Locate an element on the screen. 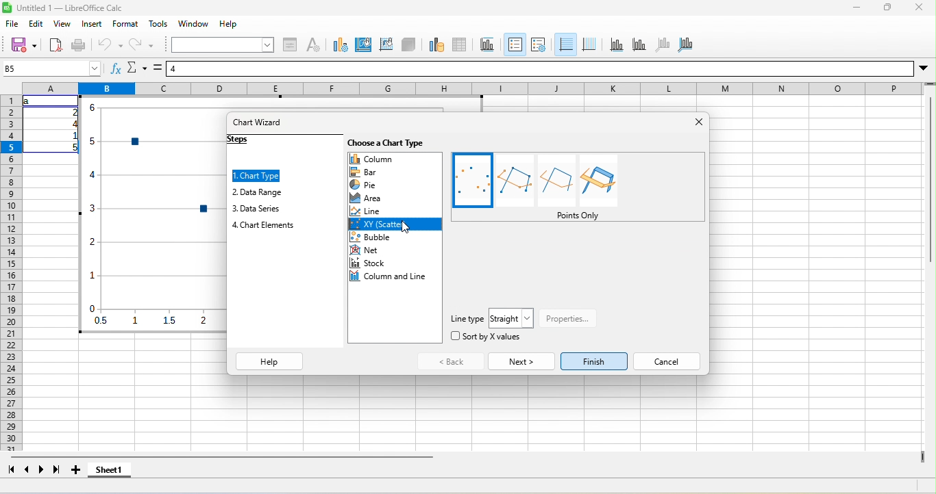 This screenshot has width=936, height=494. tools is located at coordinates (158, 24).